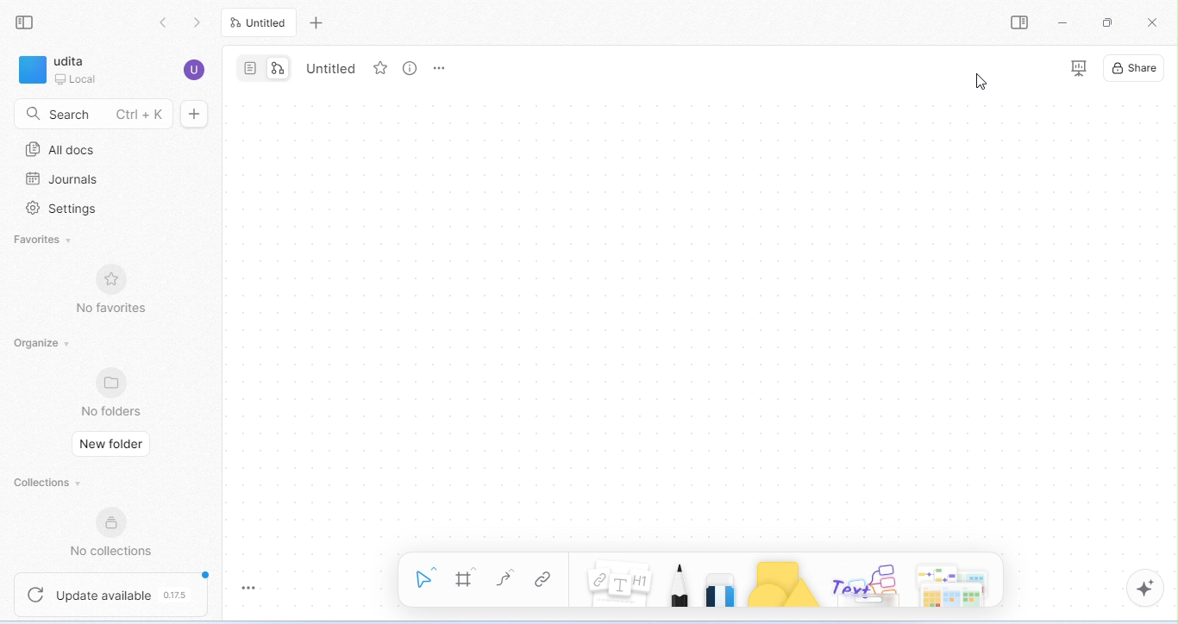 The width and height of the screenshot is (1178, 624). I want to click on AI assistant, so click(1138, 589).